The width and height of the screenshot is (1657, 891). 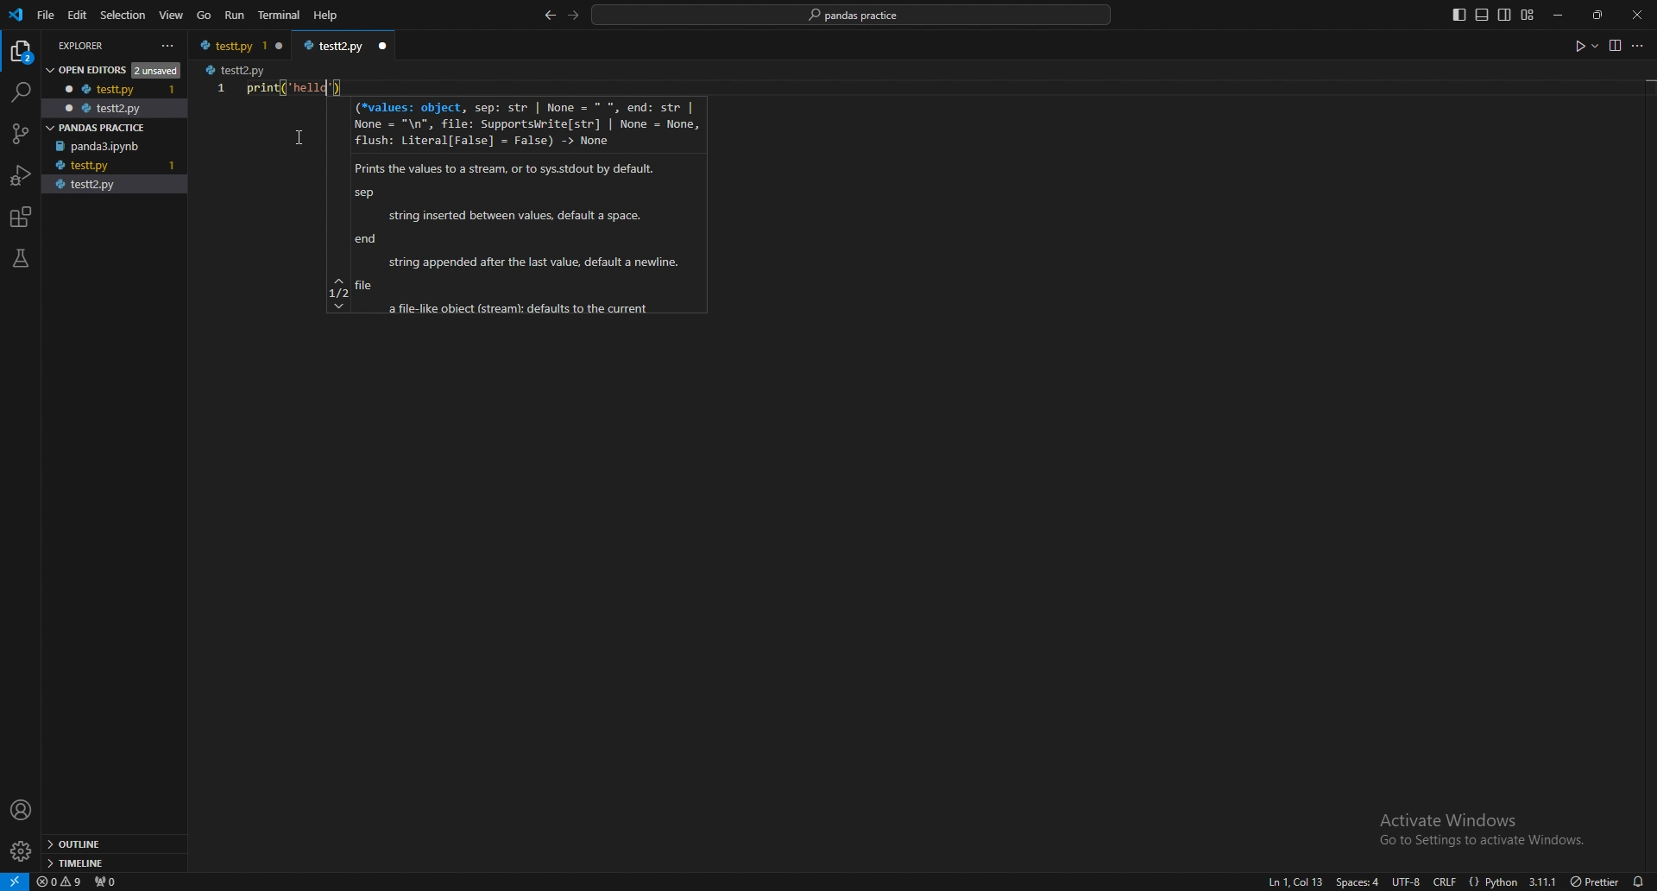 I want to click on minimize, so click(x=1563, y=16).